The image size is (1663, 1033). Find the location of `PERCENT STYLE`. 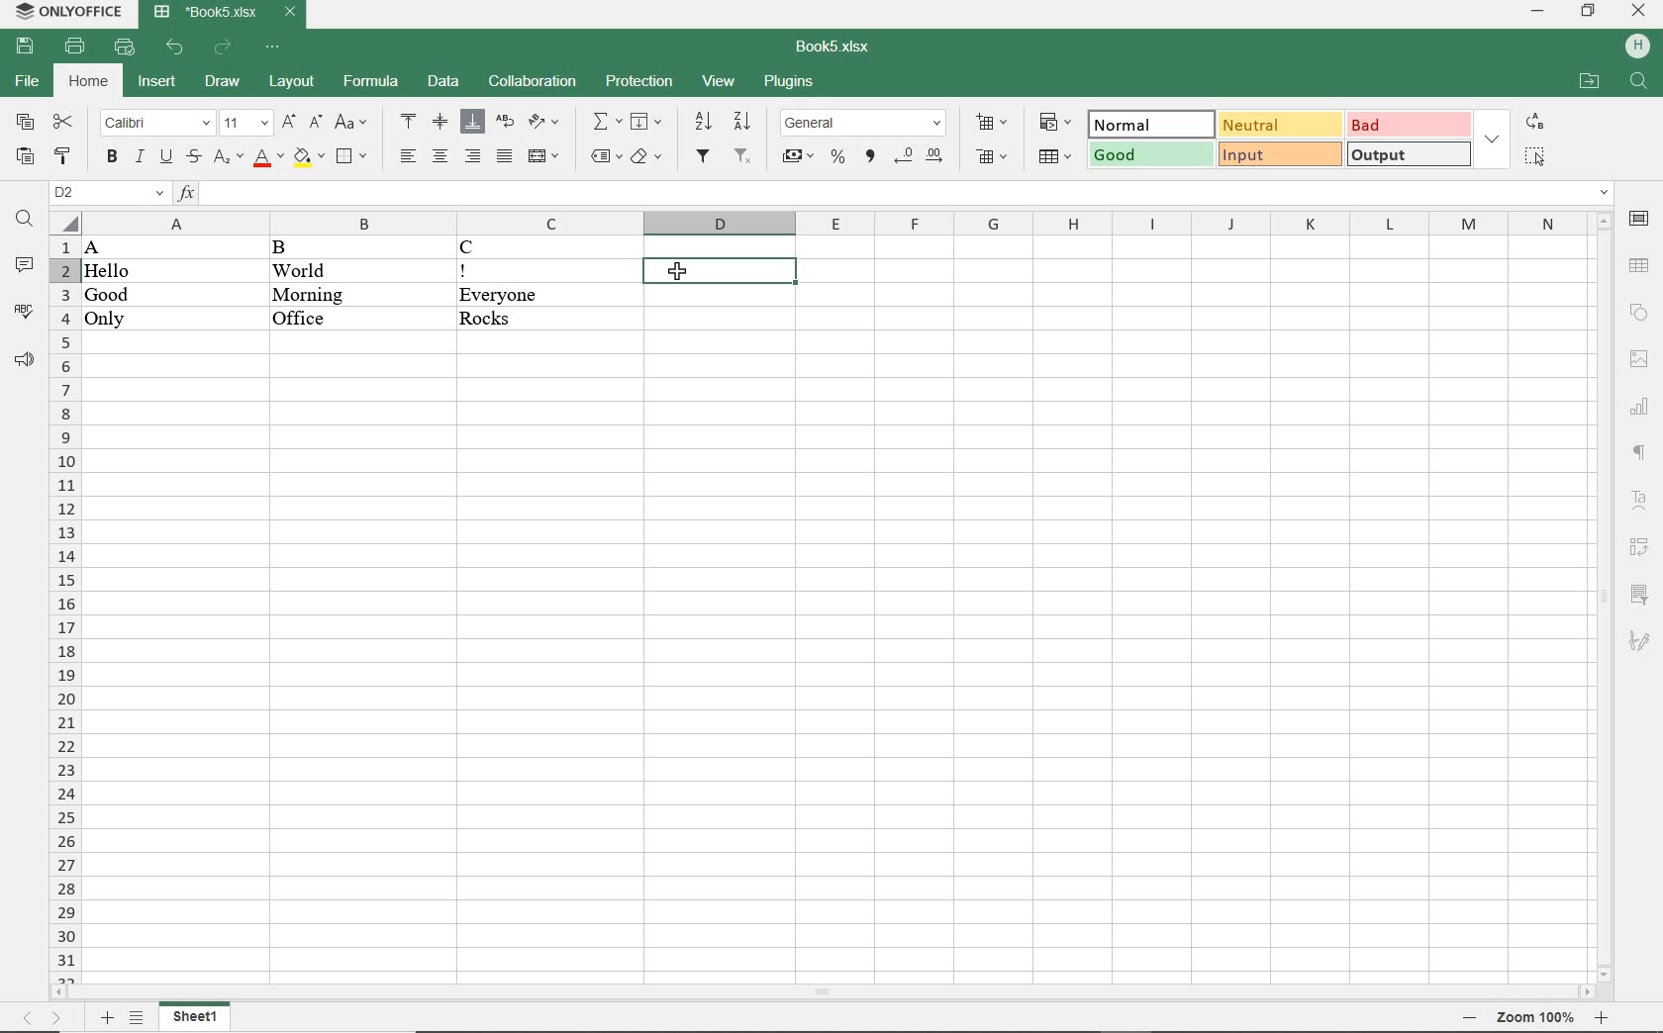

PERCENT STYLE is located at coordinates (839, 158).